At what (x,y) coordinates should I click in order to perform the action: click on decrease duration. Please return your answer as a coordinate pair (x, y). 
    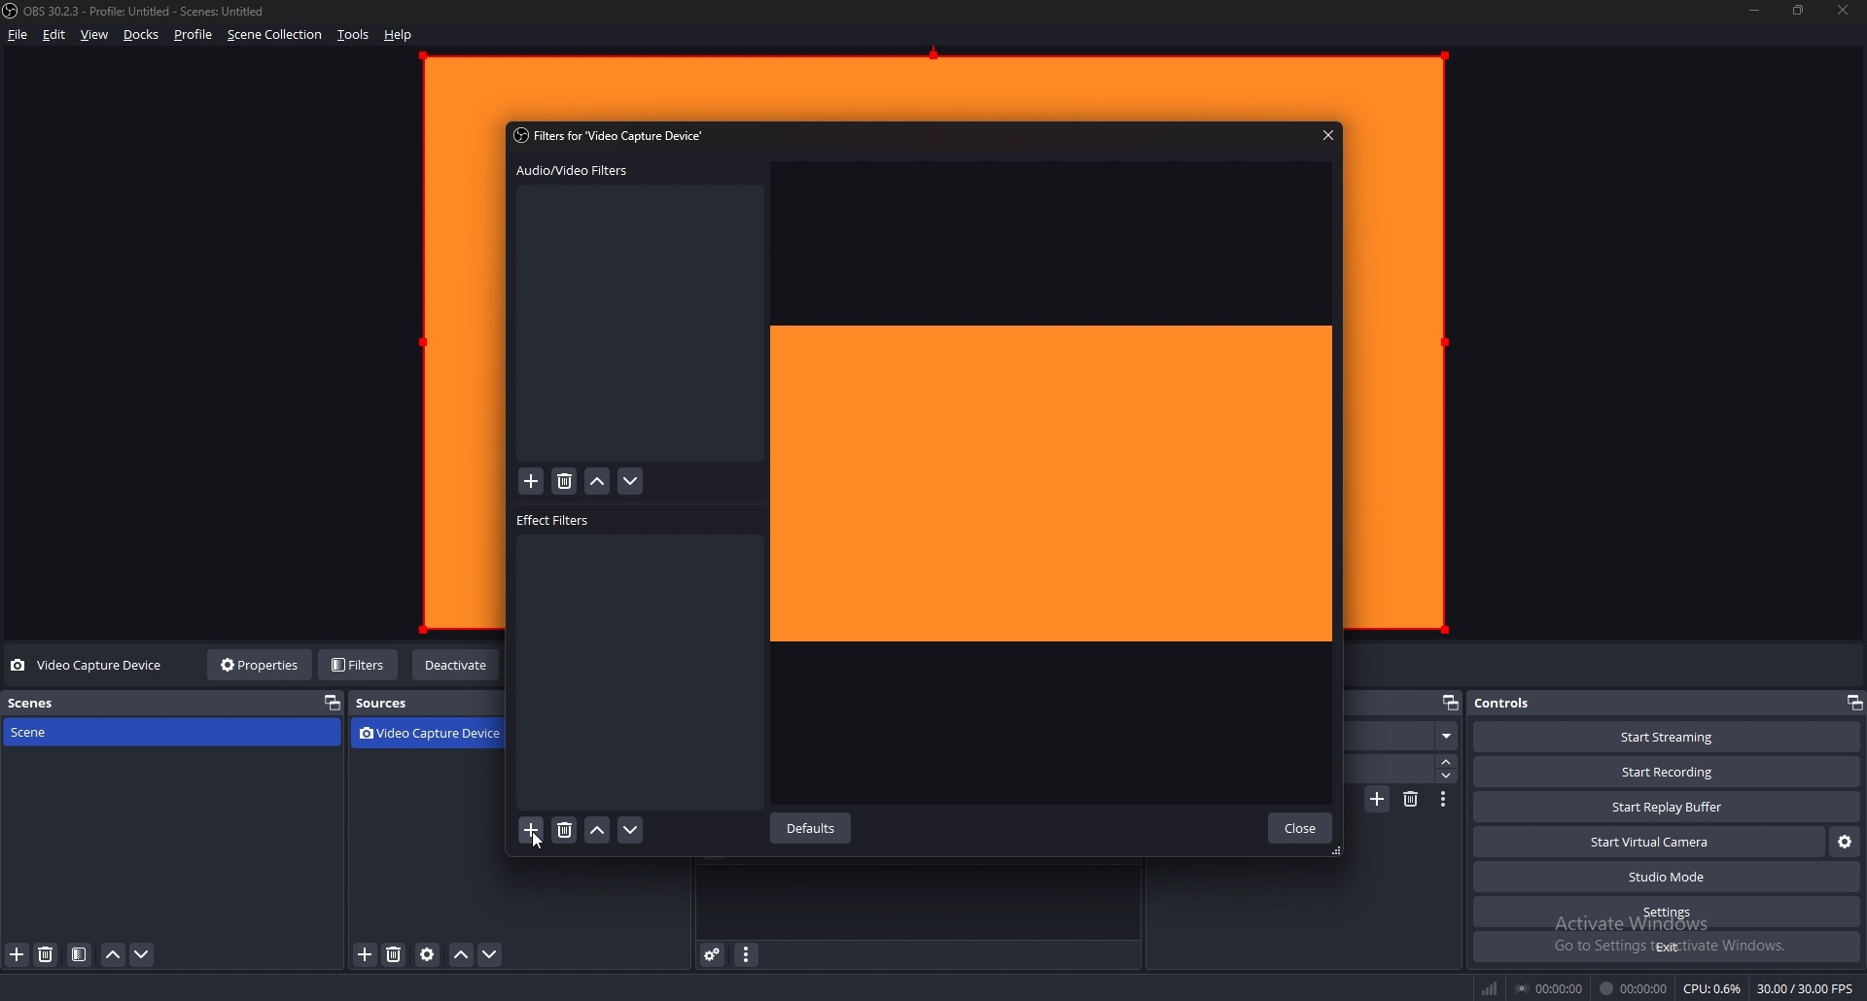
    Looking at the image, I should click on (1448, 776).